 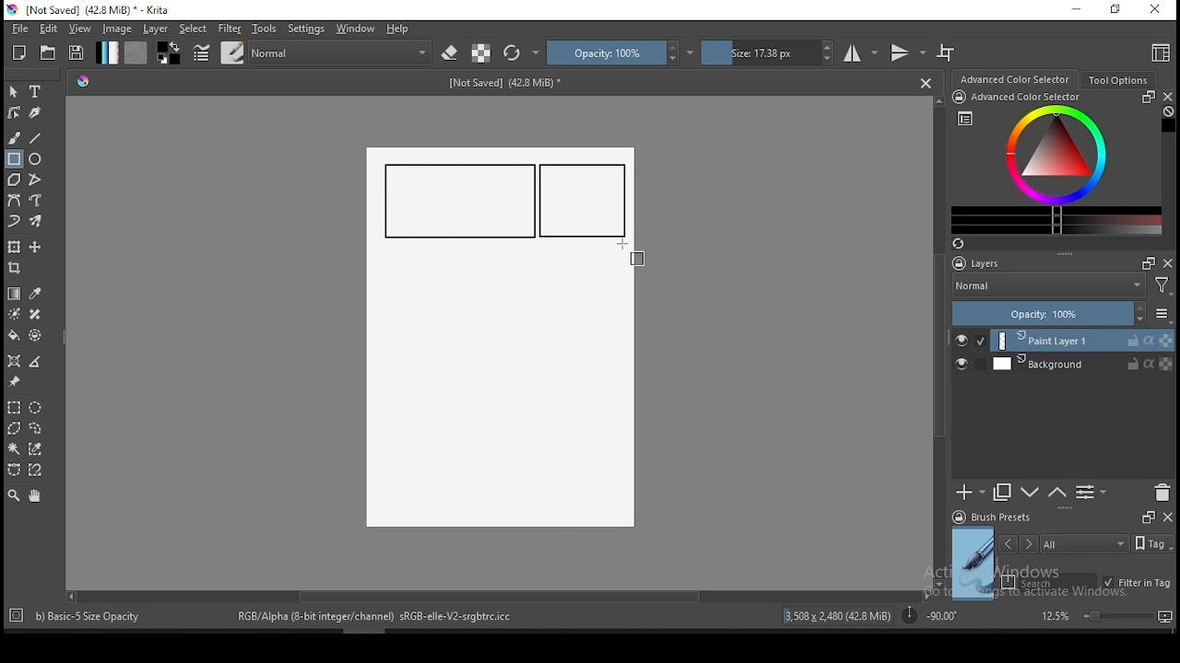 What do you see at coordinates (1017, 78) in the screenshot?
I see `advance color selector` at bounding box center [1017, 78].